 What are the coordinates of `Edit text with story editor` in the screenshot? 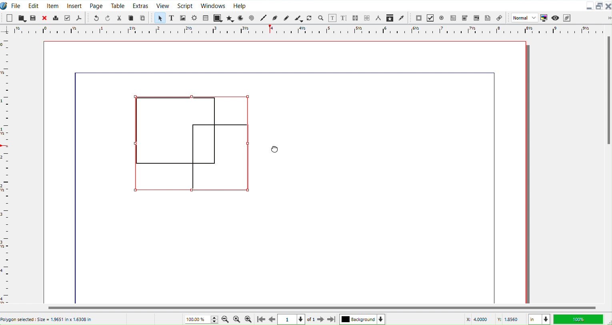 It's located at (344, 18).